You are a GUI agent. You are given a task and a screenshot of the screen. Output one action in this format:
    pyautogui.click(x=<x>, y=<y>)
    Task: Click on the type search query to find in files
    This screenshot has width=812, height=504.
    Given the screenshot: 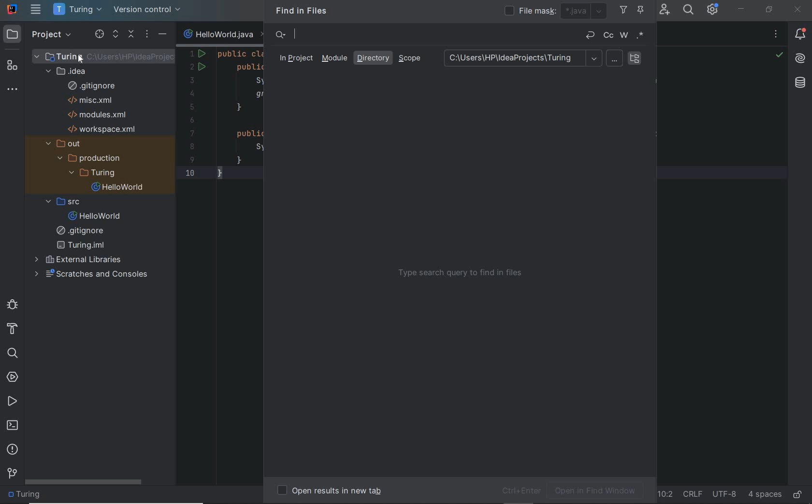 What is the action you would take?
    pyautogui.click(x=463, y=276)
    